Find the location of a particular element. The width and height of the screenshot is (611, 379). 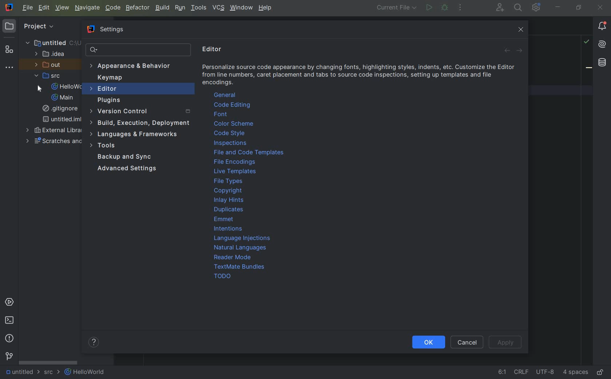

emmet is located at coordinates (224, 220).